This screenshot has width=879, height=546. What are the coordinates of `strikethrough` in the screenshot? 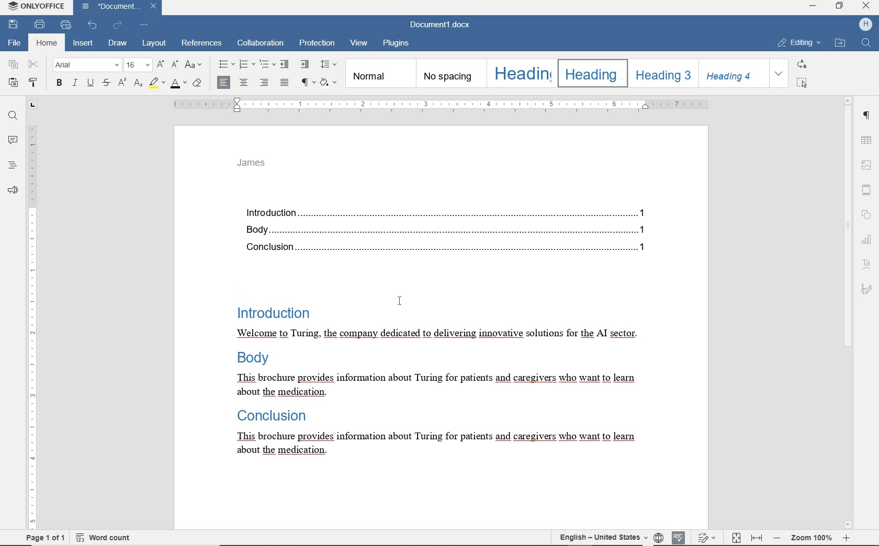 It's located at (106, 84).